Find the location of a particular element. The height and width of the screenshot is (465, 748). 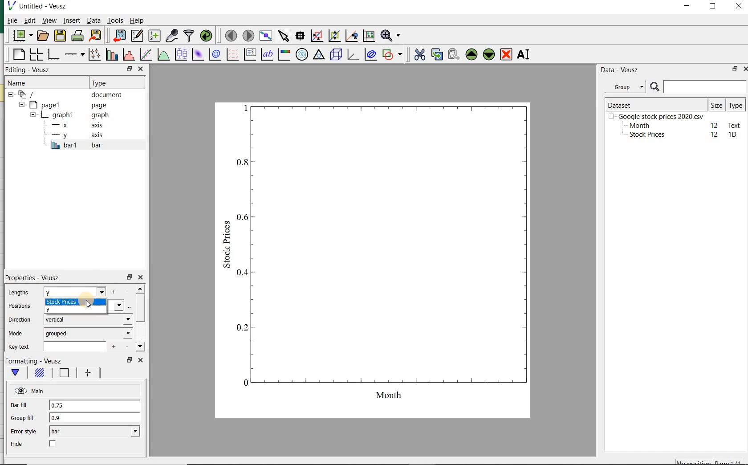

Mode is located at coordinates (16, 333).